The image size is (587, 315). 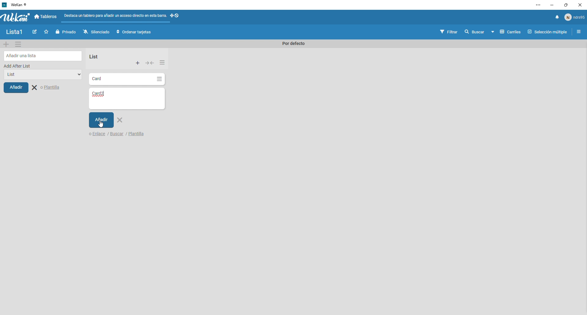 I want to click on Favourites, so click(x=47, y=32).